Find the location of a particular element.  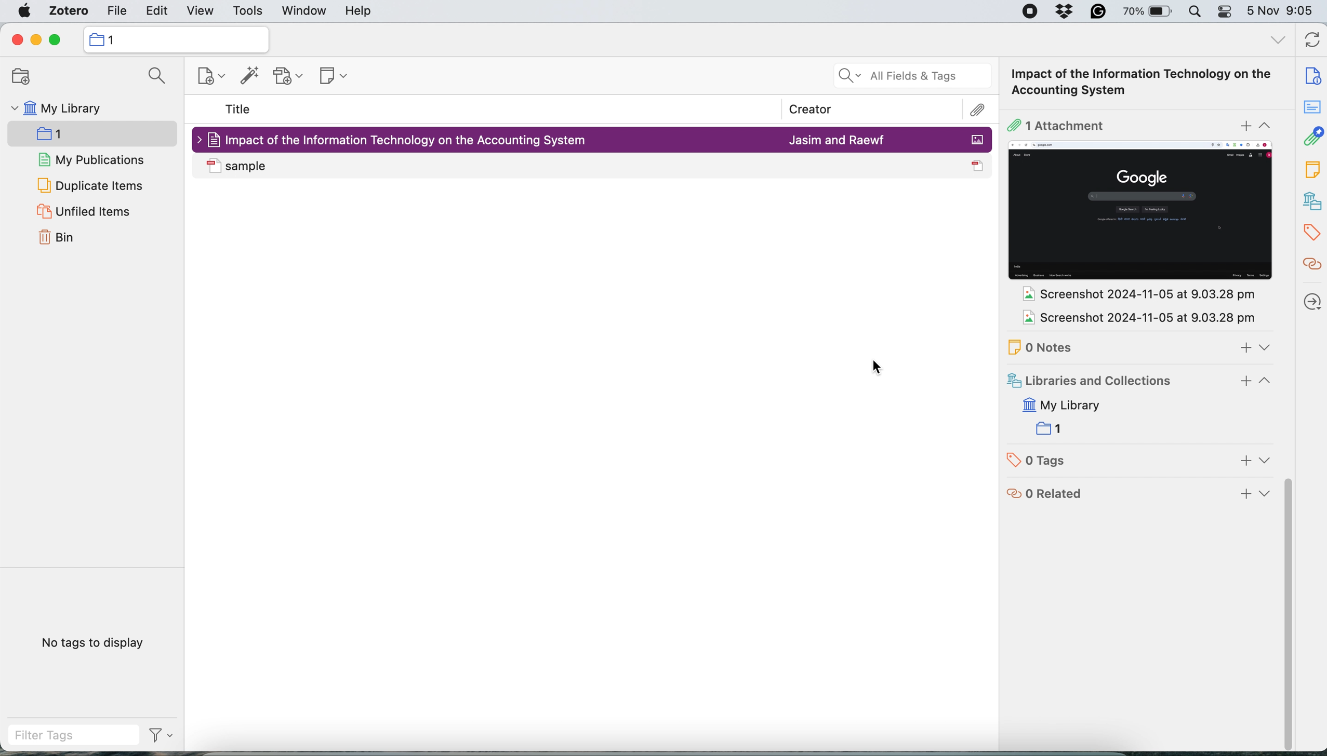

related is located at coordinates (1138, 496).